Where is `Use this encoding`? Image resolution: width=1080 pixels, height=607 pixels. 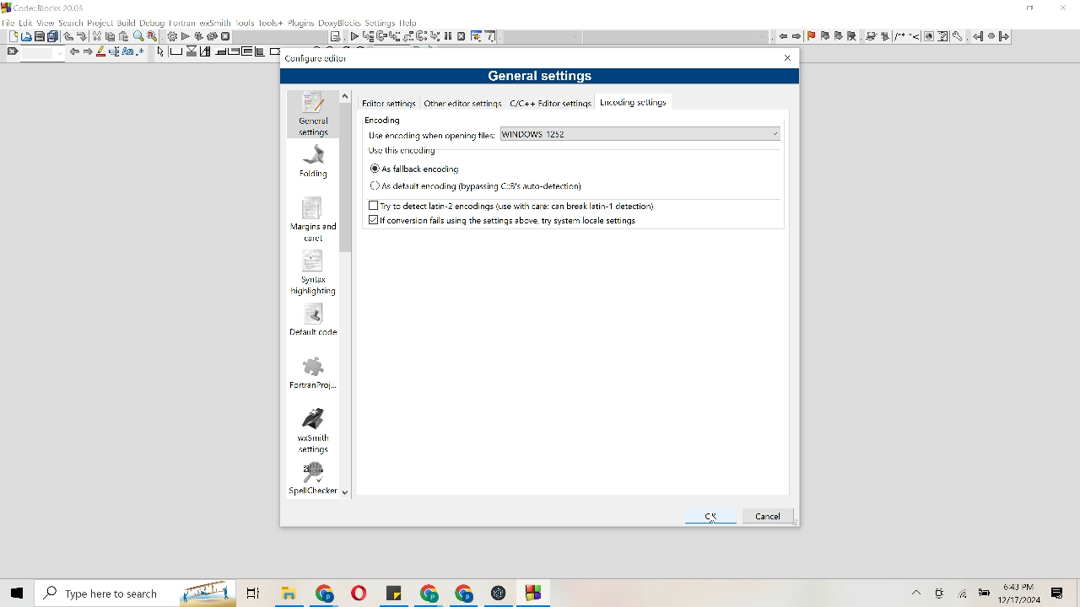 Use this encoding is located at coordinates (403, 151).